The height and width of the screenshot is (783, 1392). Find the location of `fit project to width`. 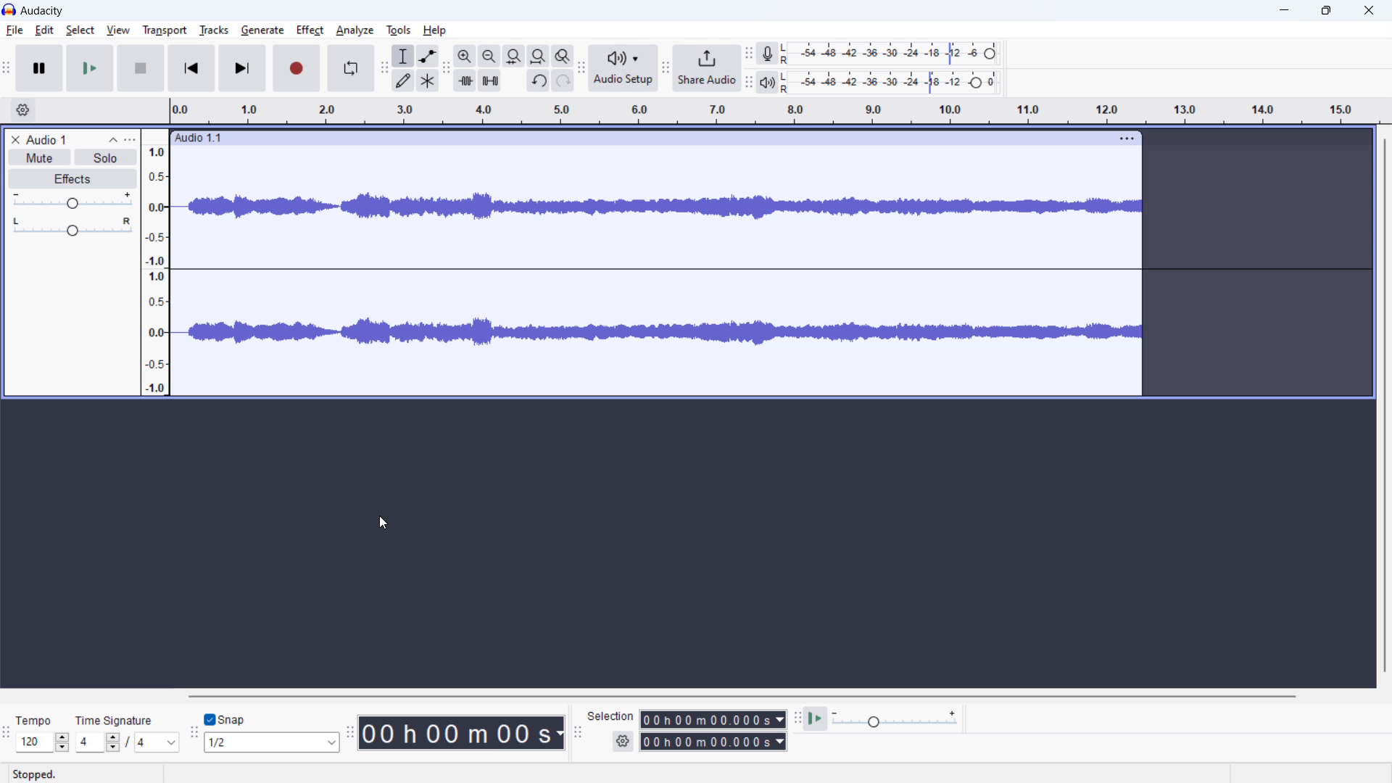

fit project to width is located at coordinates (539, 56).